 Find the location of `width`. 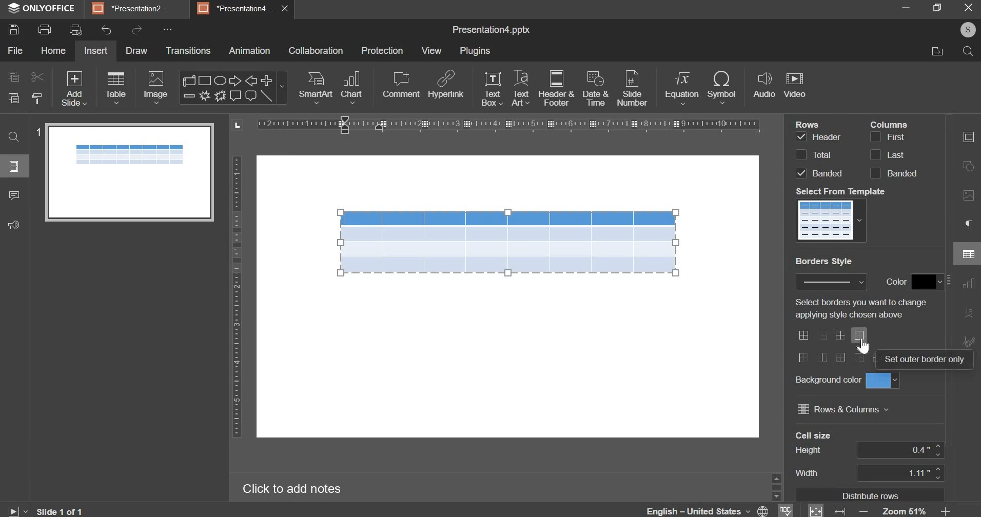

width is located at coordinates (806, 473).